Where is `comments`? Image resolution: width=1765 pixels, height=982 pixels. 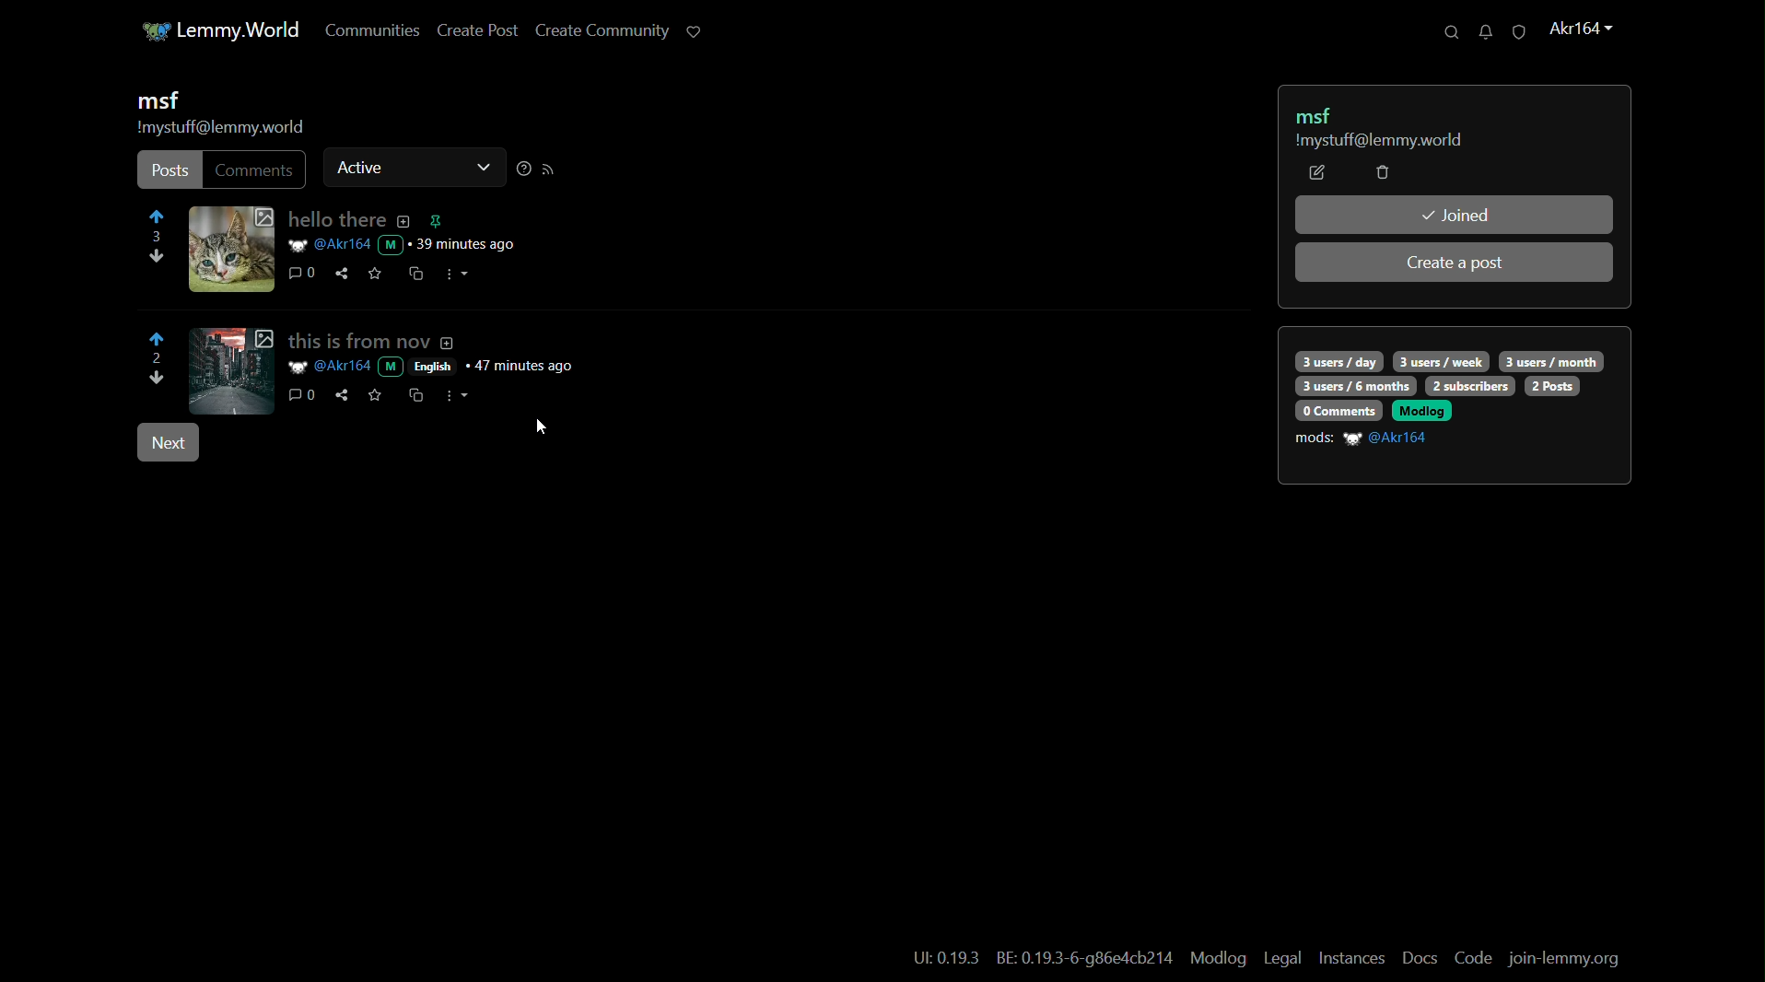 comments is located at coordinates (300, 395).